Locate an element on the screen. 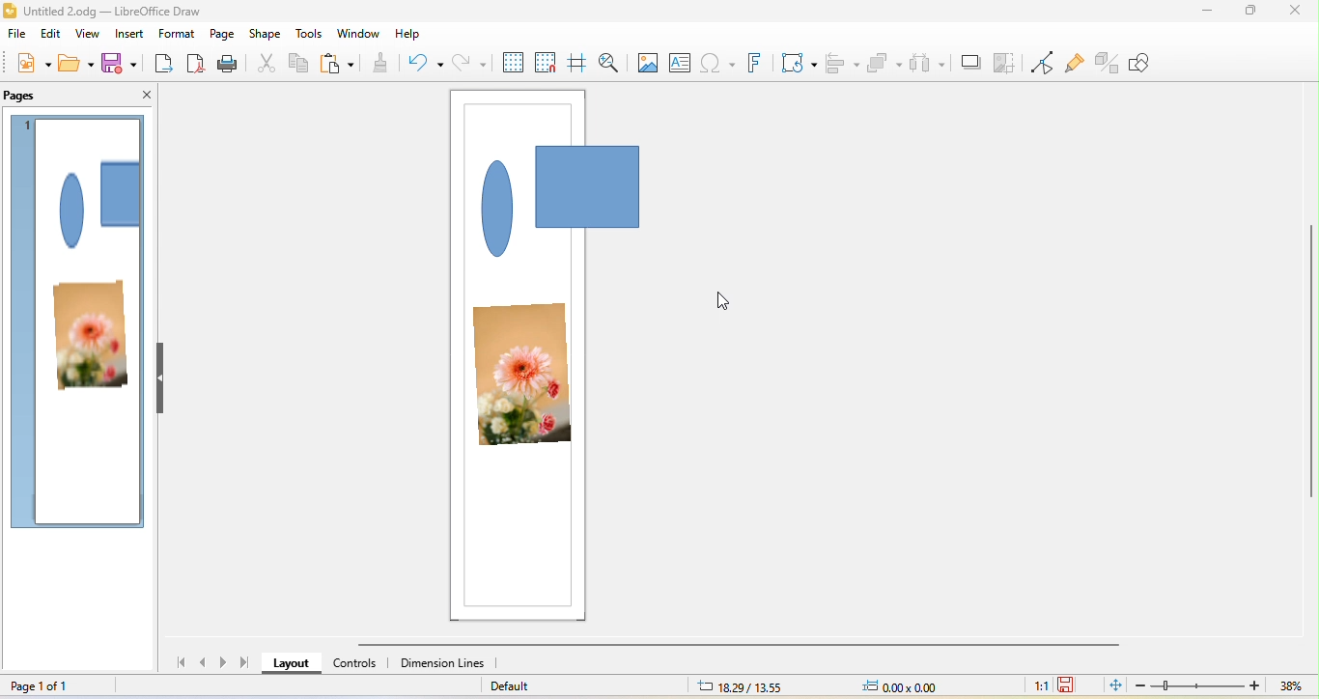 This screenshot has width=1319, height=699. last page is located at coordinates (246, 664).